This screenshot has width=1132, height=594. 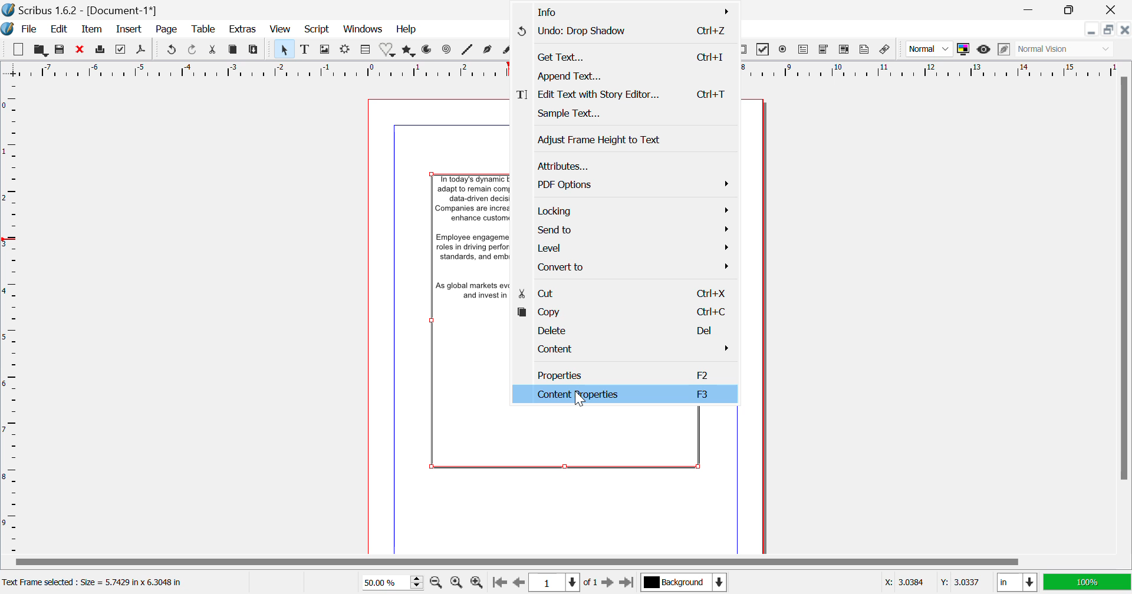 I want to click on Cut, so click(x=215, y=50).